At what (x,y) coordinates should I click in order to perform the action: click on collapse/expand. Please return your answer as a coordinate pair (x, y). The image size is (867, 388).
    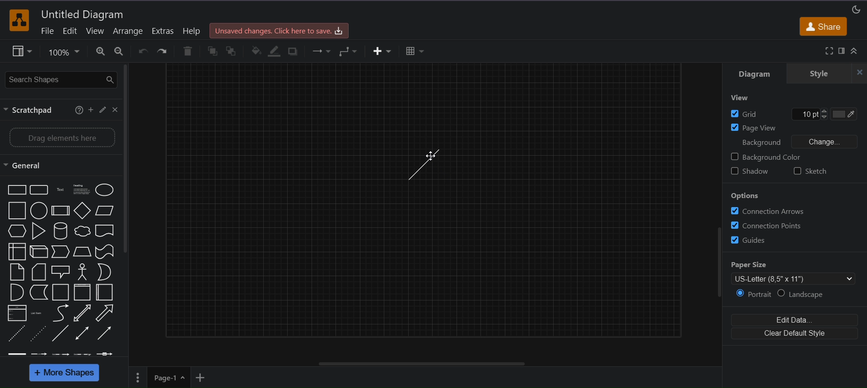
    Looking at the image, I should click on (855, 52).